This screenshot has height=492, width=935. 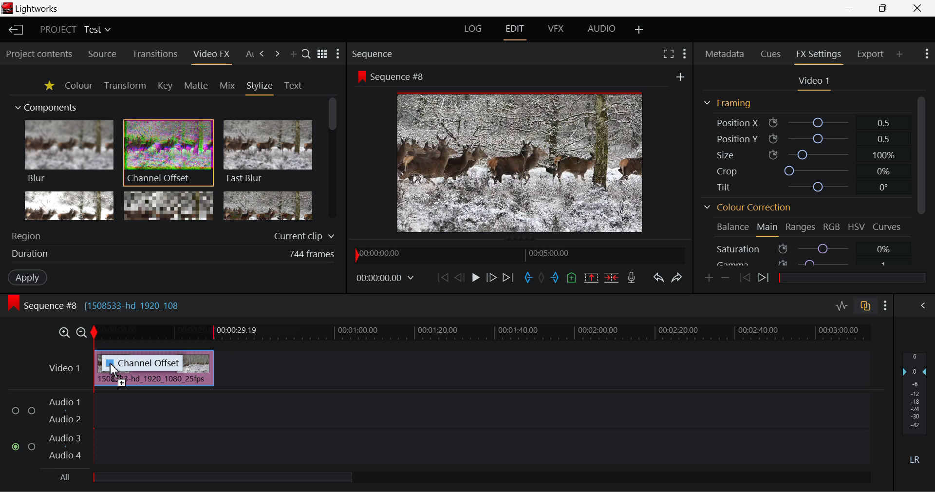 What do you see at coordinates (40, 305) in the screenshot?
I see `Sequence Editing Level` at bounding box center [40, 305].